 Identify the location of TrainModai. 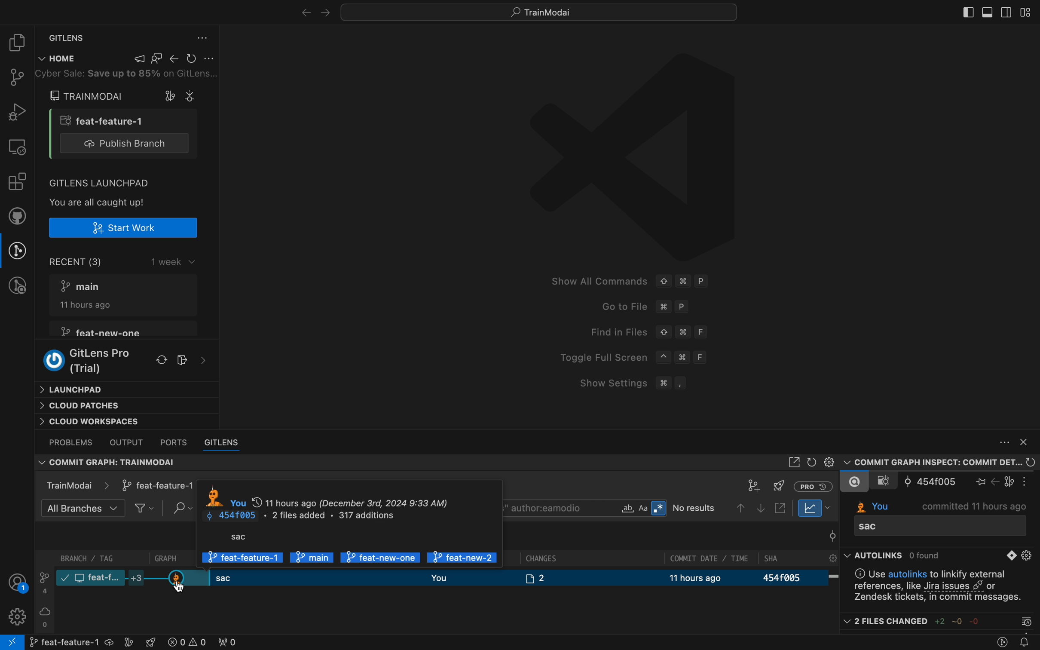
(73, 486).